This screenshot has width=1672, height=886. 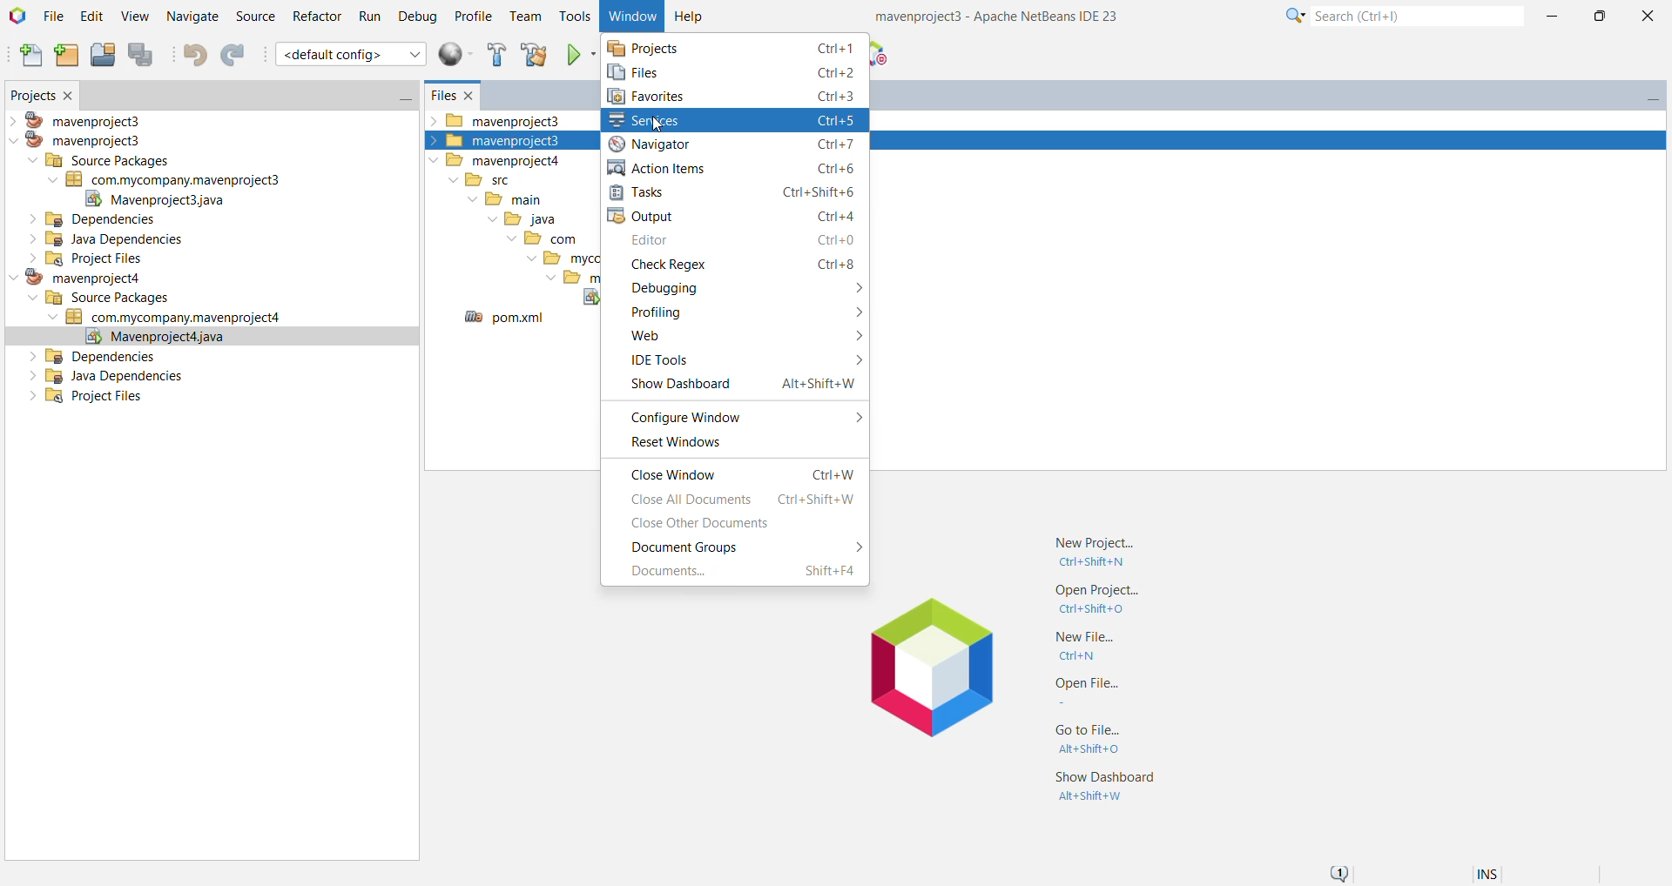 I want to click on Output, so click(x=737, y=217).